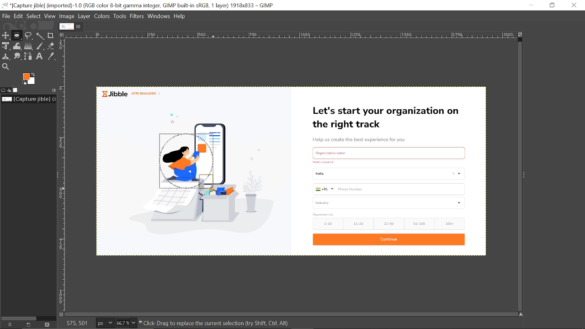 Image resolution: width=585 pixels, height=329 pixels. What do you see at coordinates (19, 16) in the screenshot?
I see `Edit` at bounding box center [19, 16].